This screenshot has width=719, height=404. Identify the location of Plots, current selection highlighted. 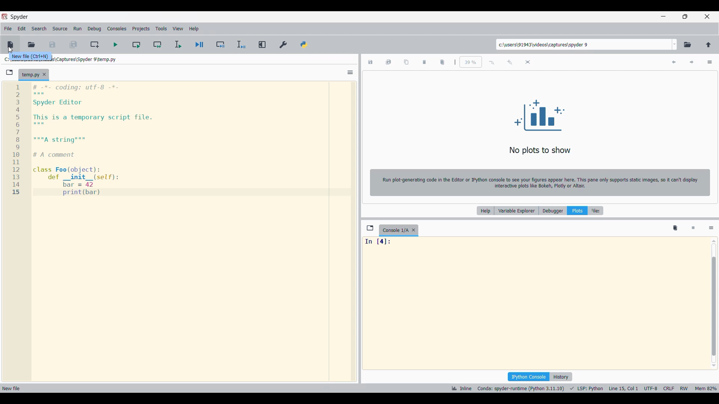
(578, 211).